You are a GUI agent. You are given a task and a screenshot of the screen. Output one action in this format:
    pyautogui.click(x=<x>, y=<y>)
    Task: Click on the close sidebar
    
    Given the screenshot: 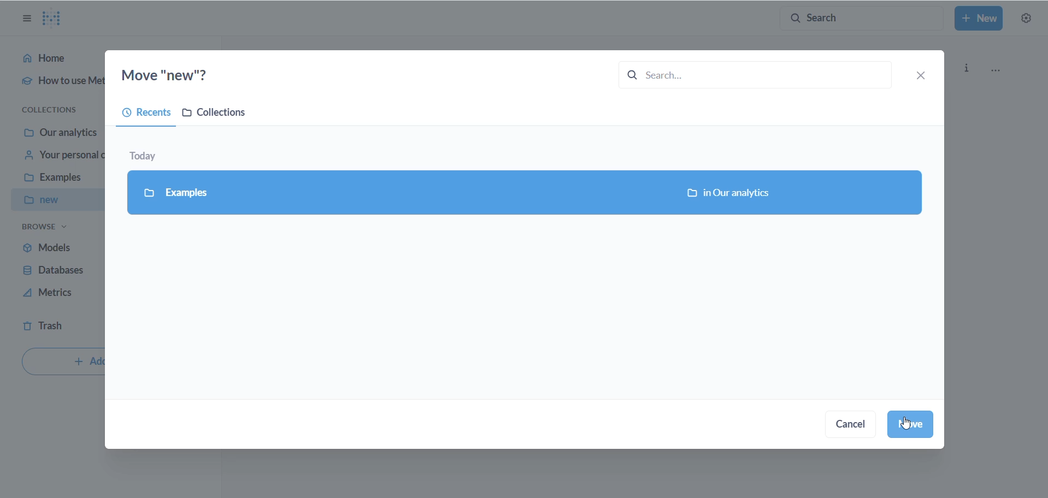 What is the action you would take?
    pyautogui.click(x=22, y=19)
    